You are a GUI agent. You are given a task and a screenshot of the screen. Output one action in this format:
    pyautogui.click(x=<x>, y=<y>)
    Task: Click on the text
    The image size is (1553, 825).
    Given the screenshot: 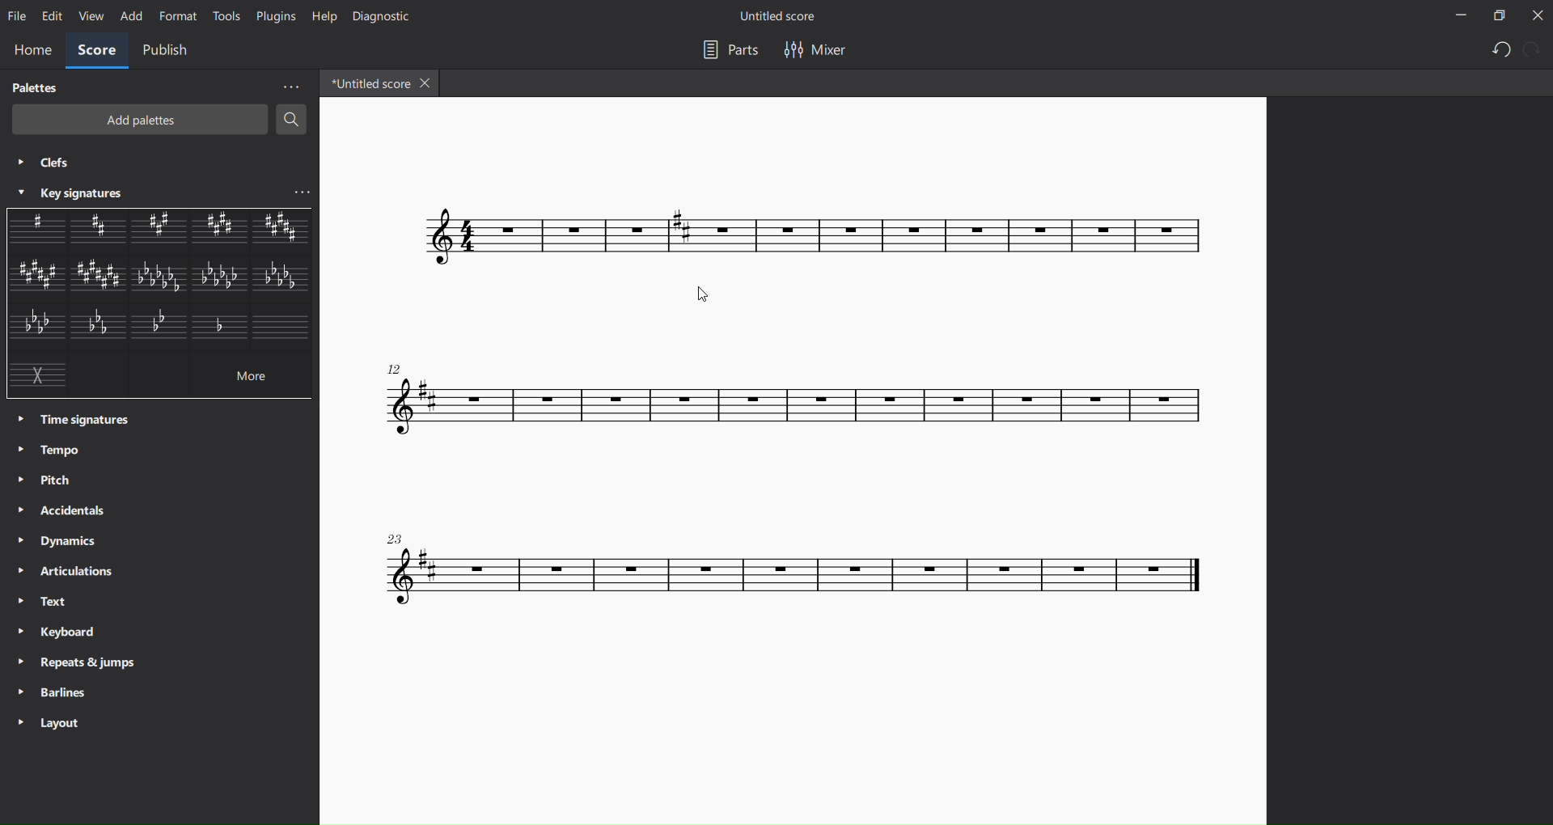 What is the action you would take?
    pyautogui.click(x=49, y=602)
    